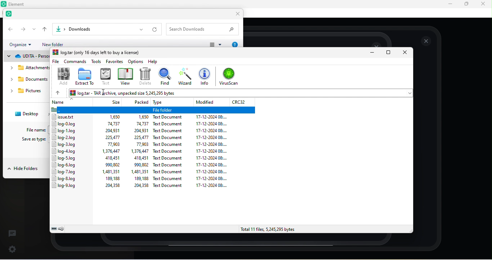 The width and height of the screenshot is (492, 260). I want to click on file name, so click(36, 130).